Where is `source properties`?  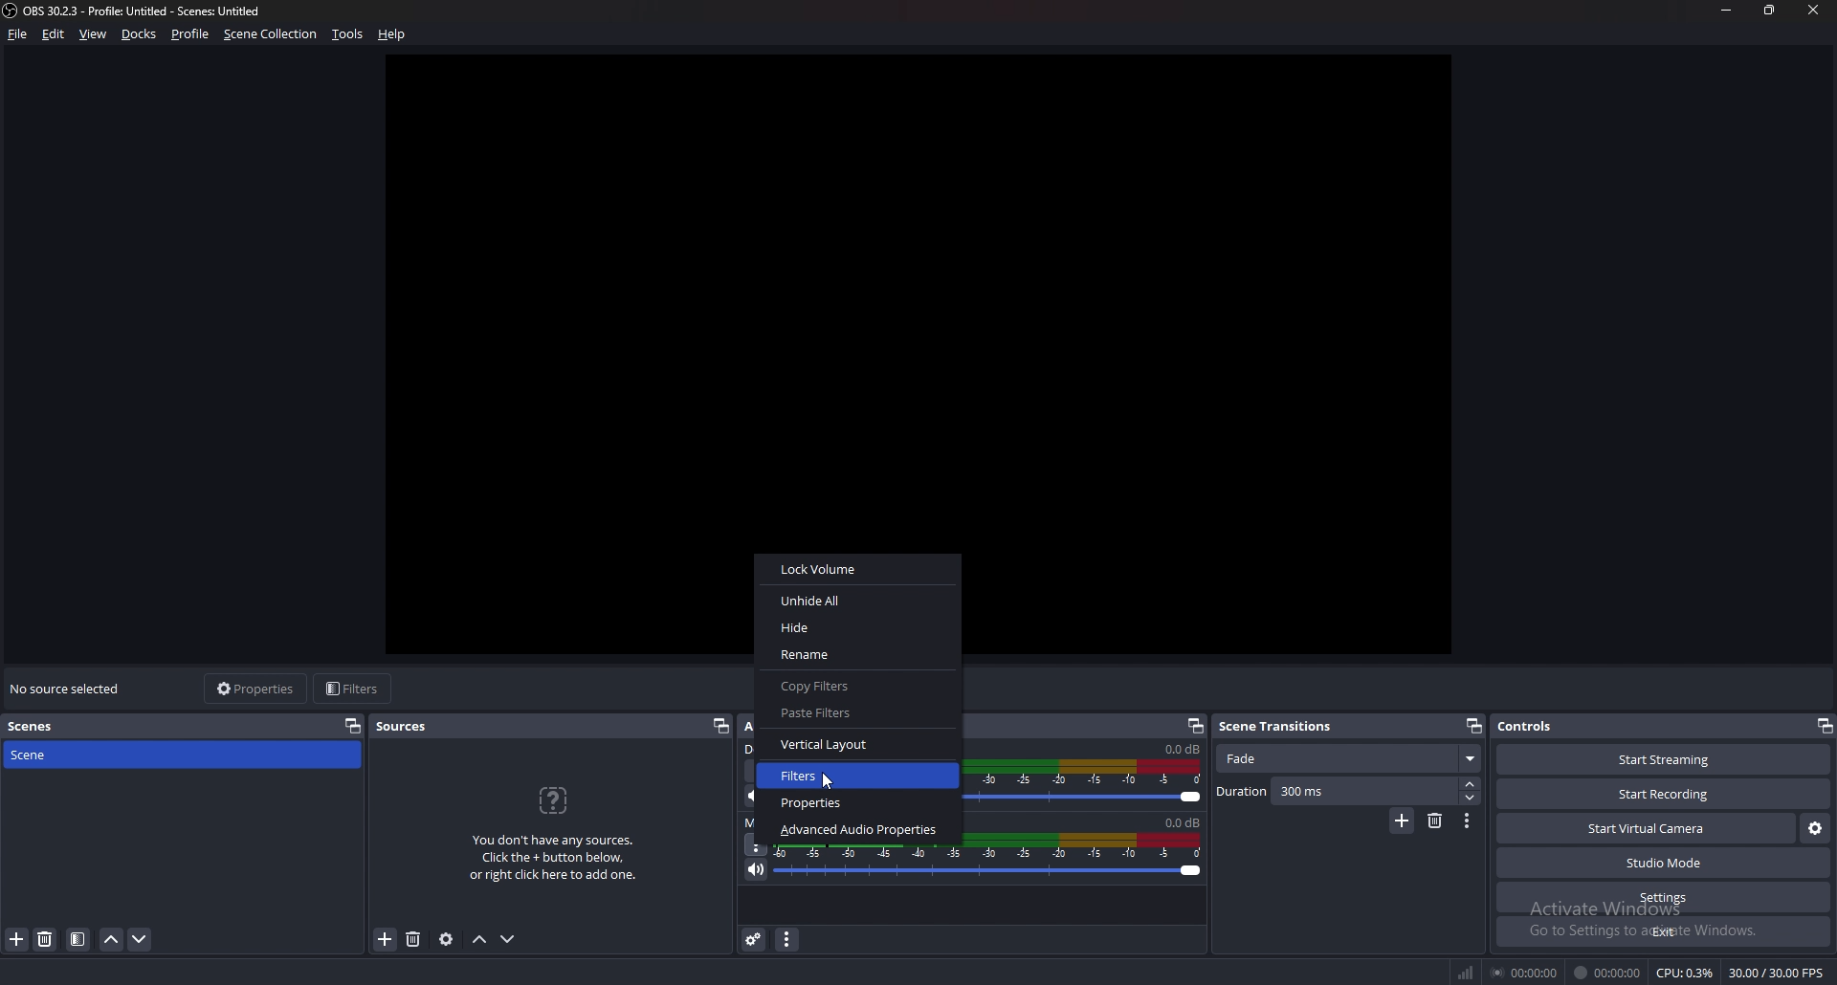 source properties is located at coordinates (447, 940).